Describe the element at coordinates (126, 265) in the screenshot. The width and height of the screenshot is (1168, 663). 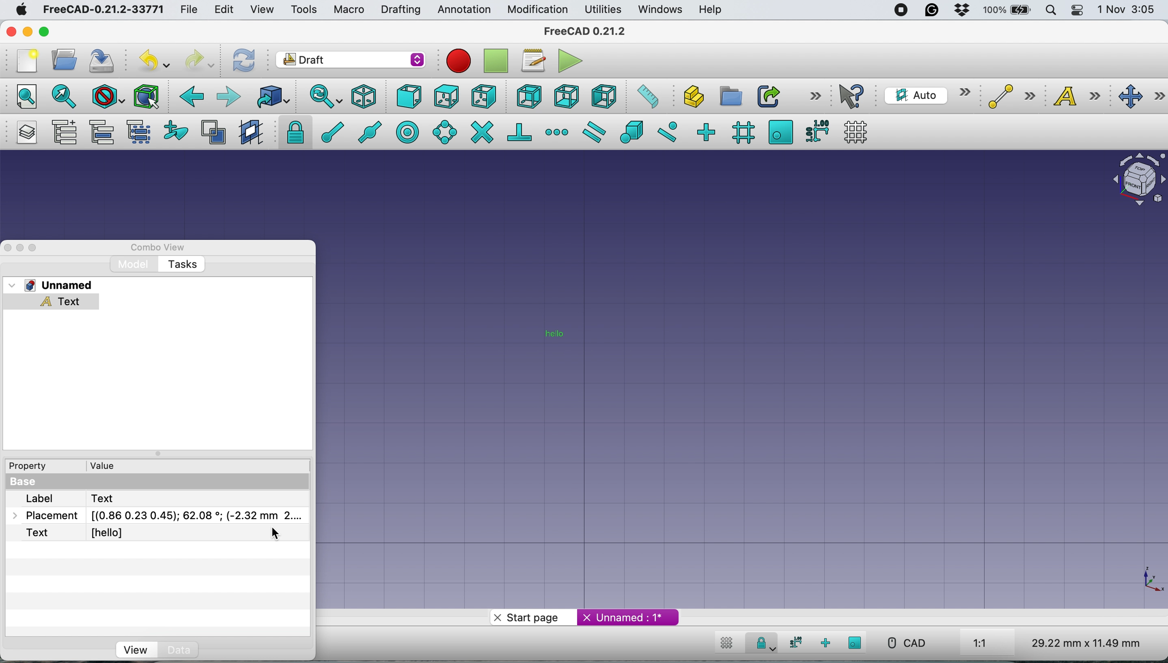
I see `model` at that location.